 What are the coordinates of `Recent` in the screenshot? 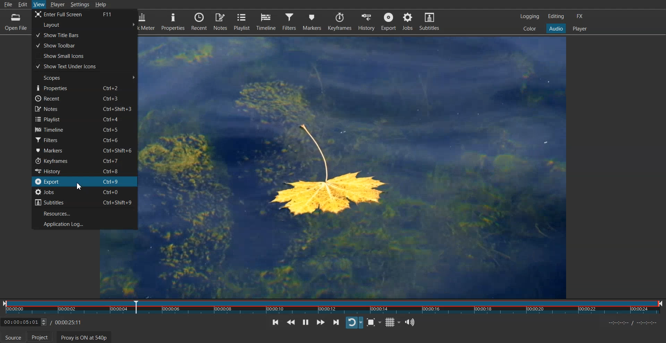 It's located at (84, 98).